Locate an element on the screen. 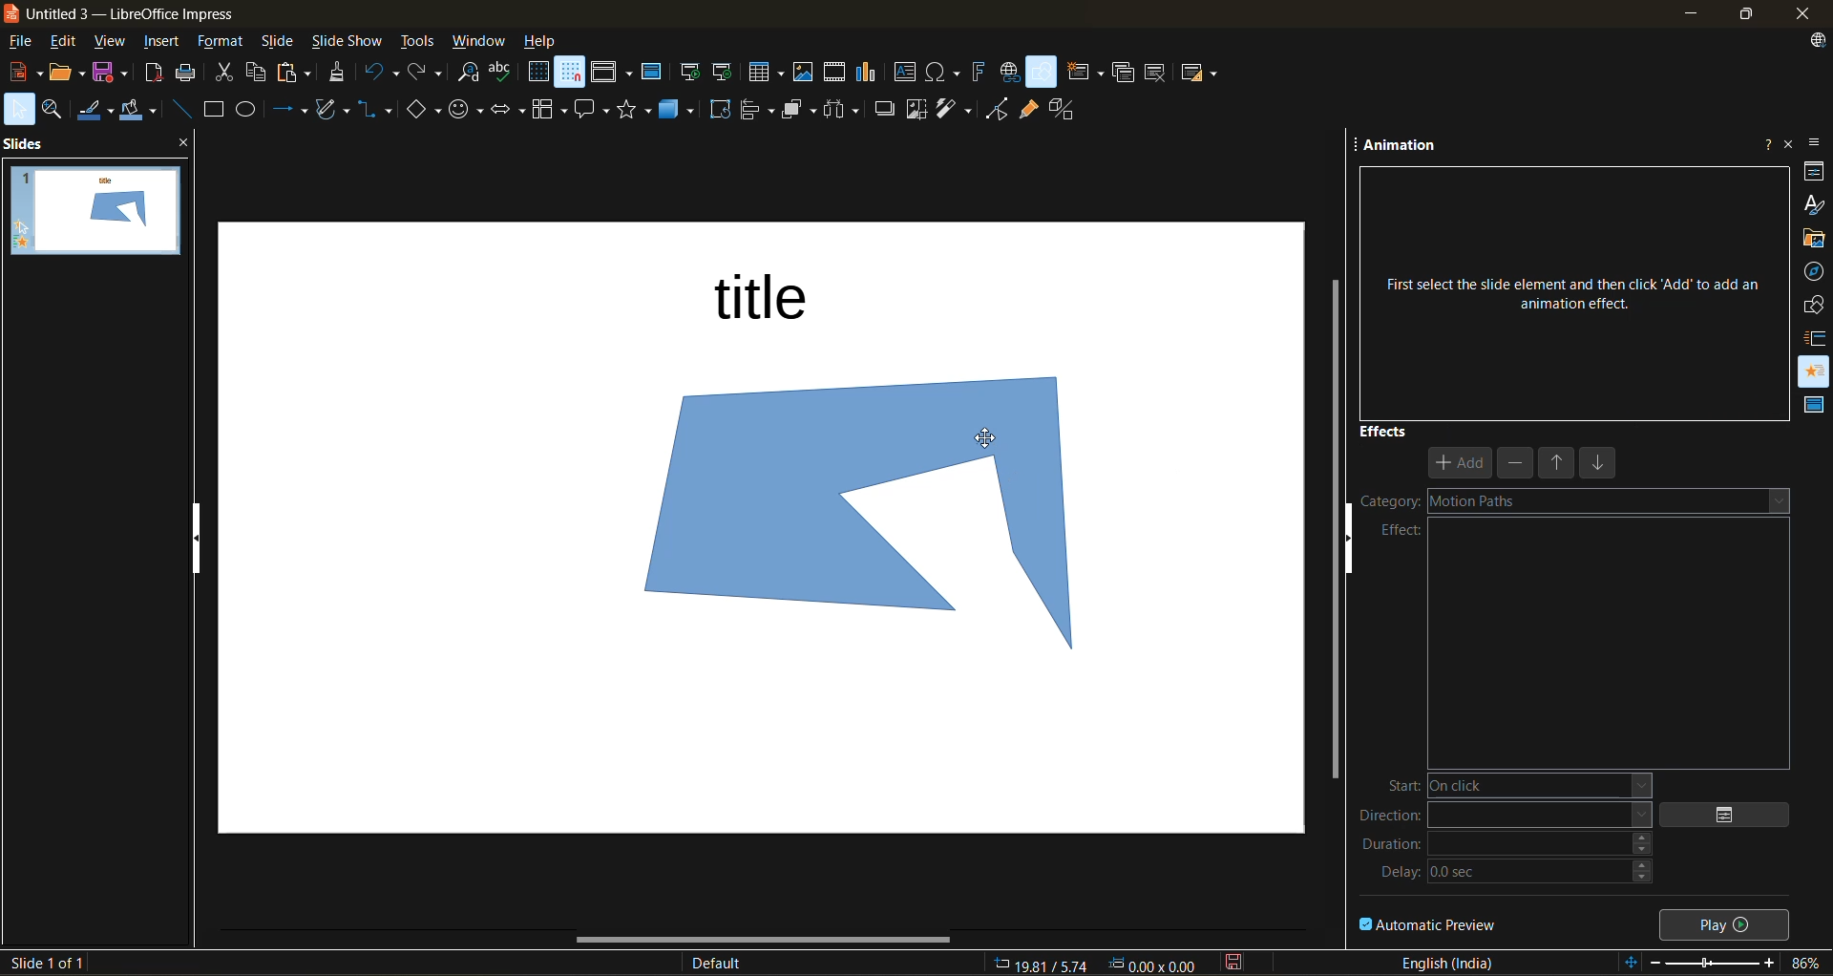 The width and height of the screenshot is (1833, 976). insert textbox is located at coordinates (902, 74).